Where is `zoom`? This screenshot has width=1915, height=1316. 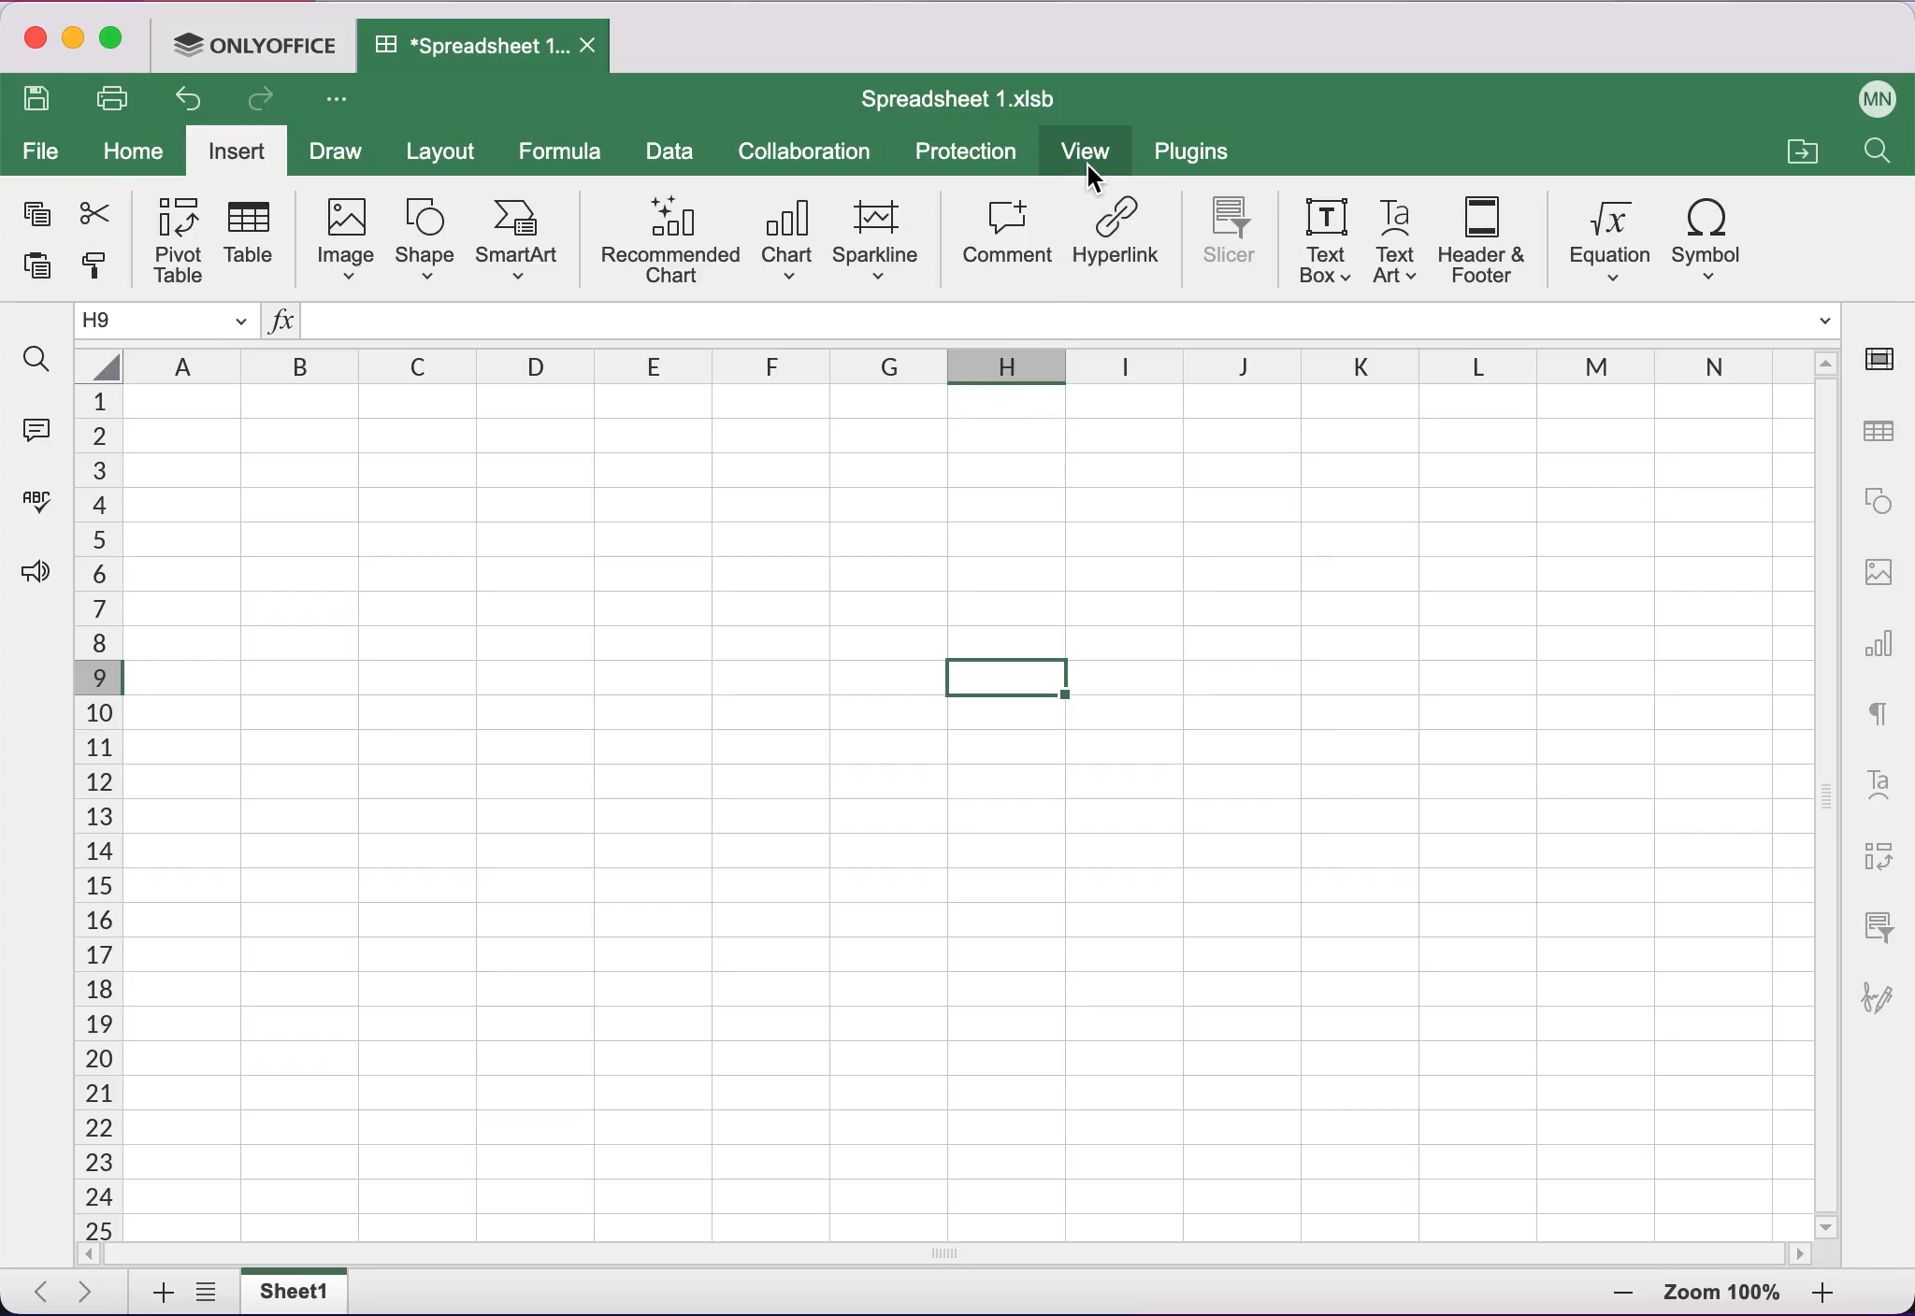
zoom is located at coordinates (1721, 1293).